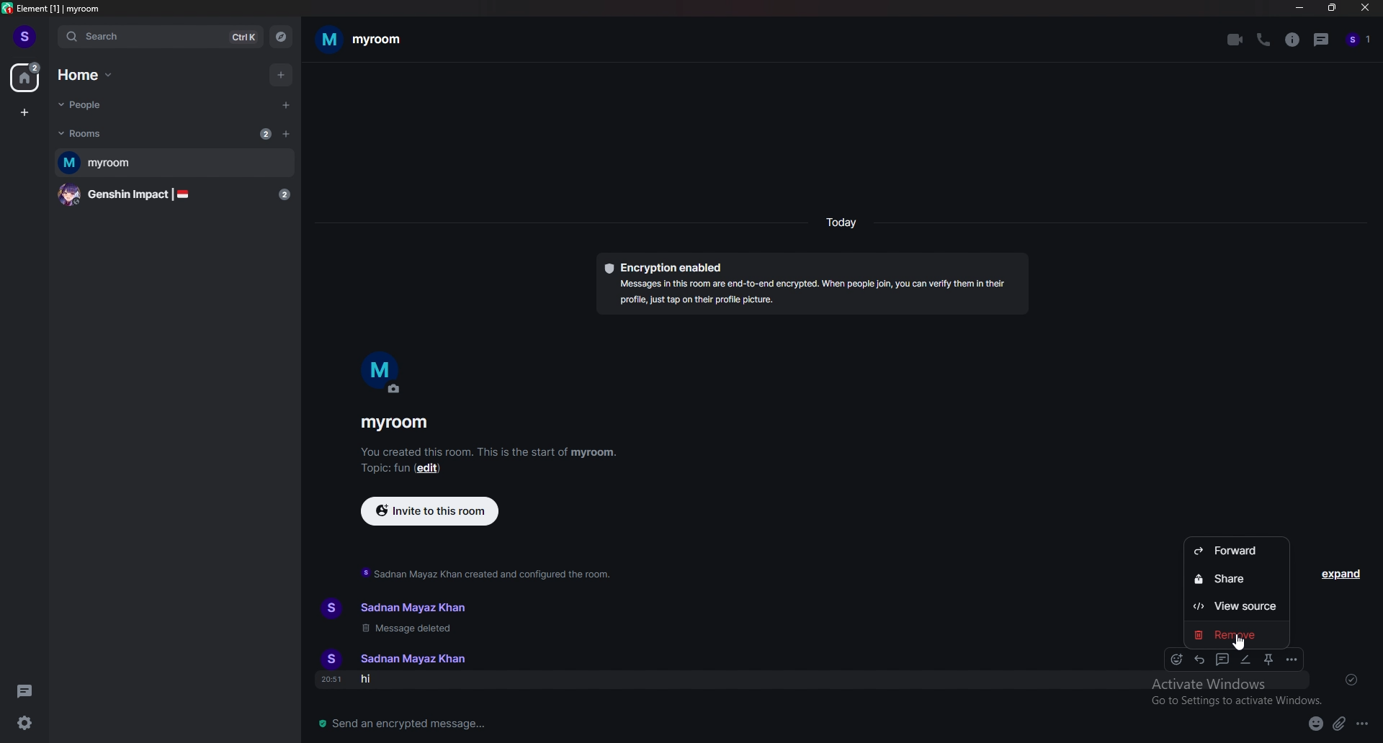 This screenshot has width=1383, height=743. Describe the element at coordinates (177, 195) in the screenshot. I see `genshin impact |` at that location.